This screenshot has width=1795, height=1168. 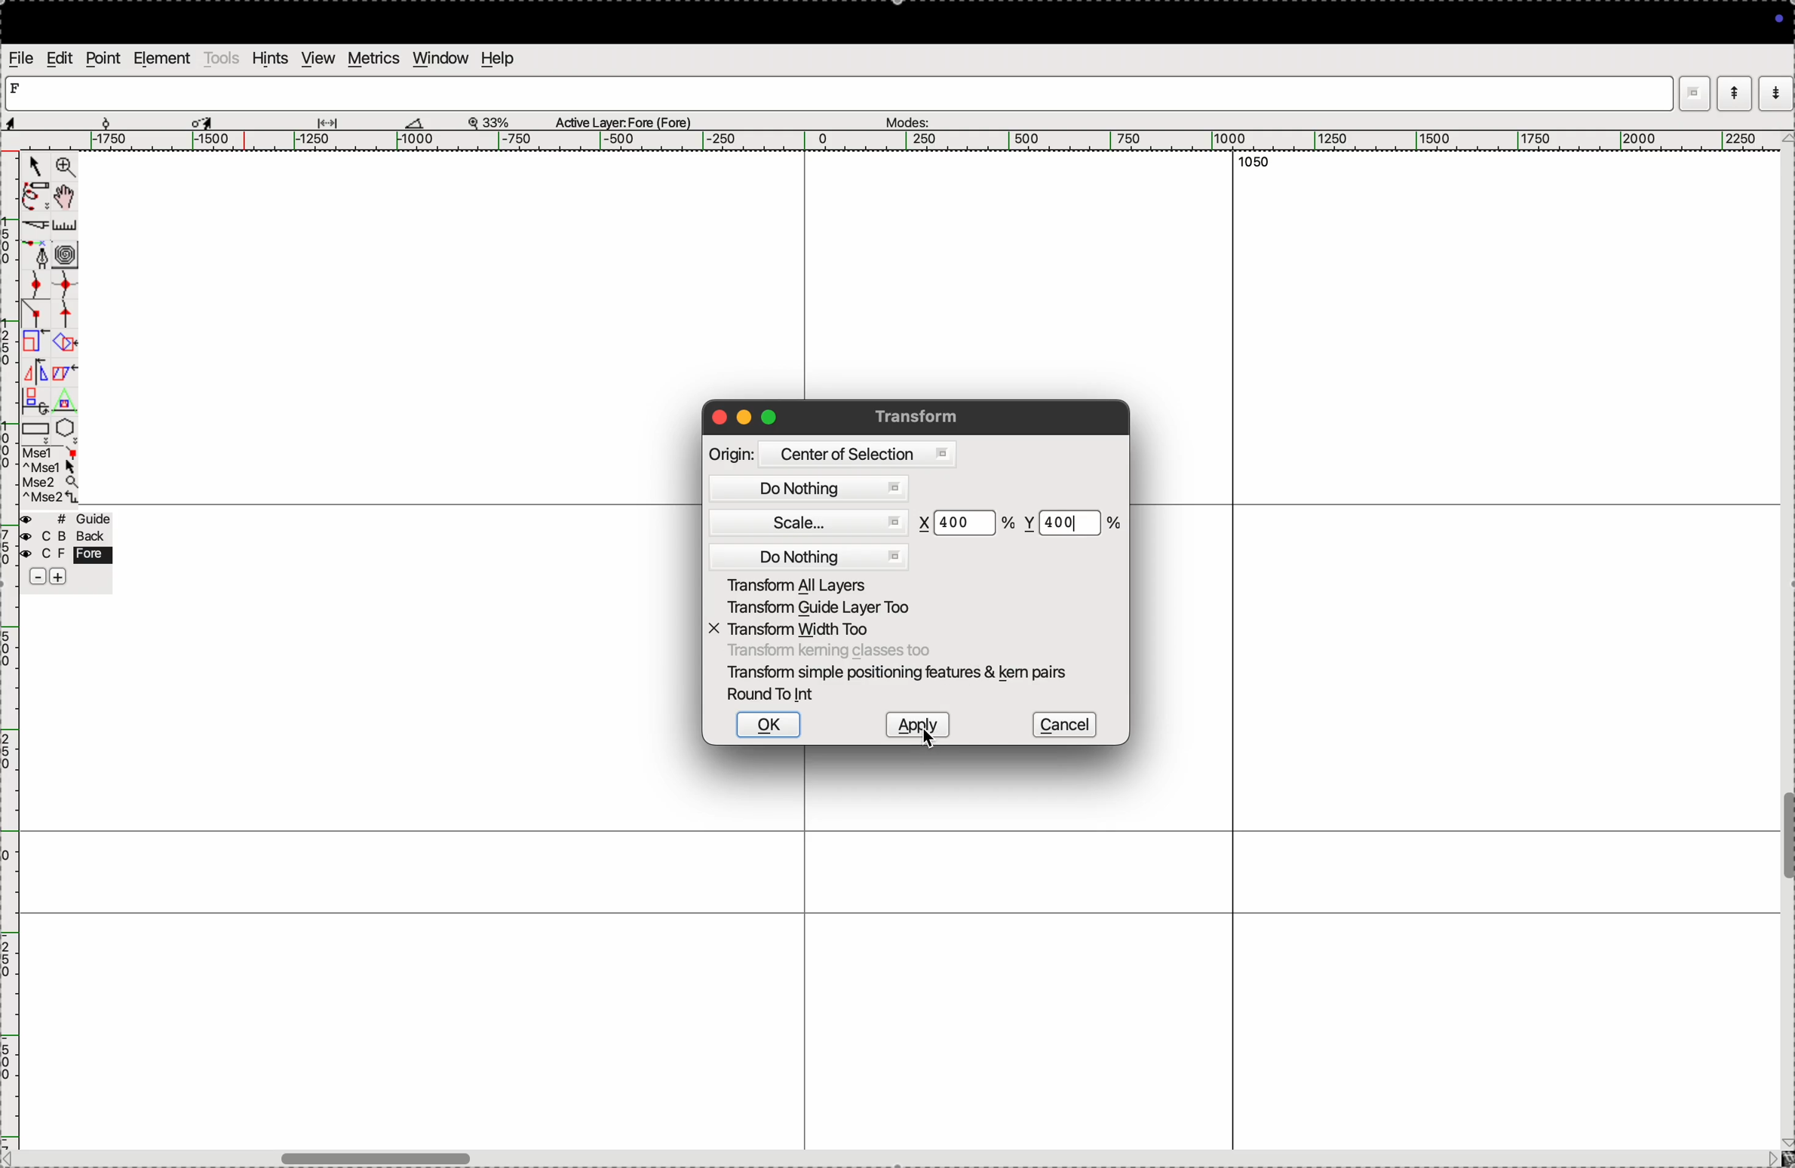 What do you see at coordinates (901, 673) in the screenshot?
I see `transform smple postioning features ` at bounding box center [901, 673].